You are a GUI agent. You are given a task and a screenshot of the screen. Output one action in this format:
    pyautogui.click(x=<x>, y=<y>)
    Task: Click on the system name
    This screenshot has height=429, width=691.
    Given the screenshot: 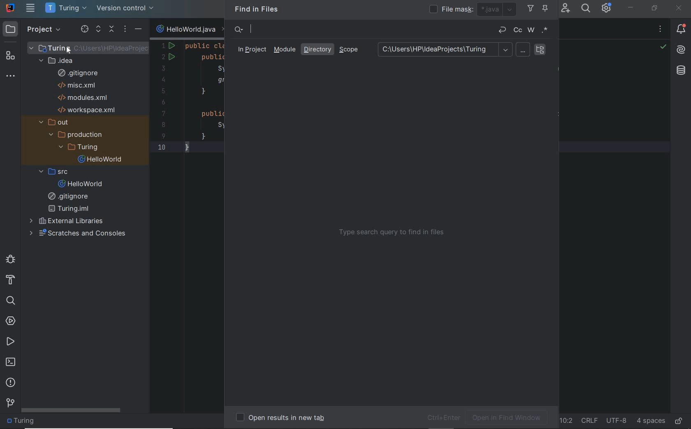 What is the action you would take?
    pyautogui.click(x=10, y=8)
    